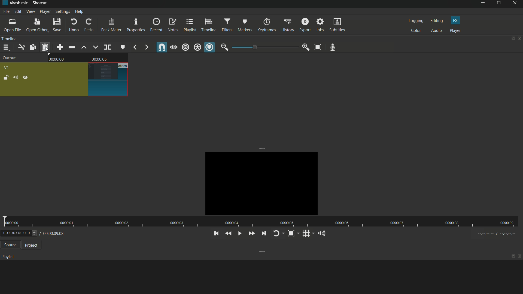  What do you see at coordinates (239, 233) in the screenshot?
I see `toggle play or pause` at bounding box center [239, 233].